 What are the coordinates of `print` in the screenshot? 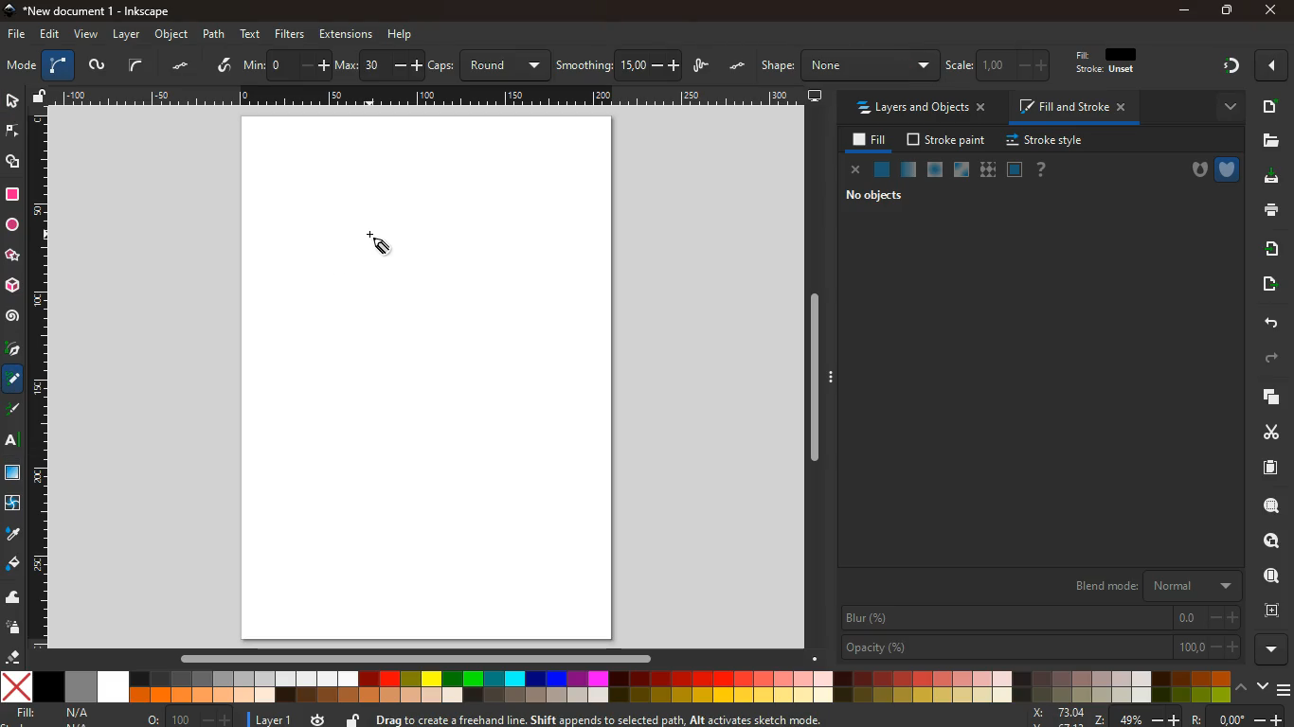 It's located at (1267, 209).